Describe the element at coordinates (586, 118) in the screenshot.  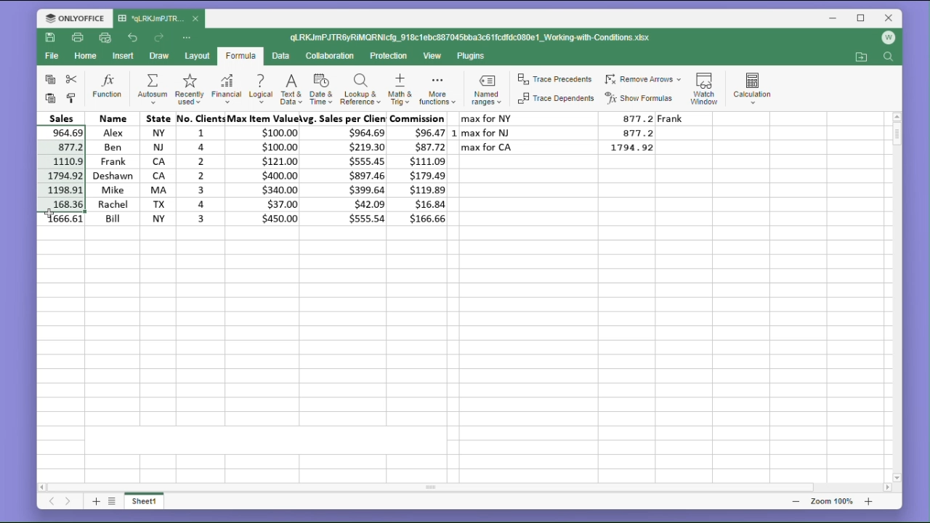
I see `max for NY 877.2 Frank` at that location.